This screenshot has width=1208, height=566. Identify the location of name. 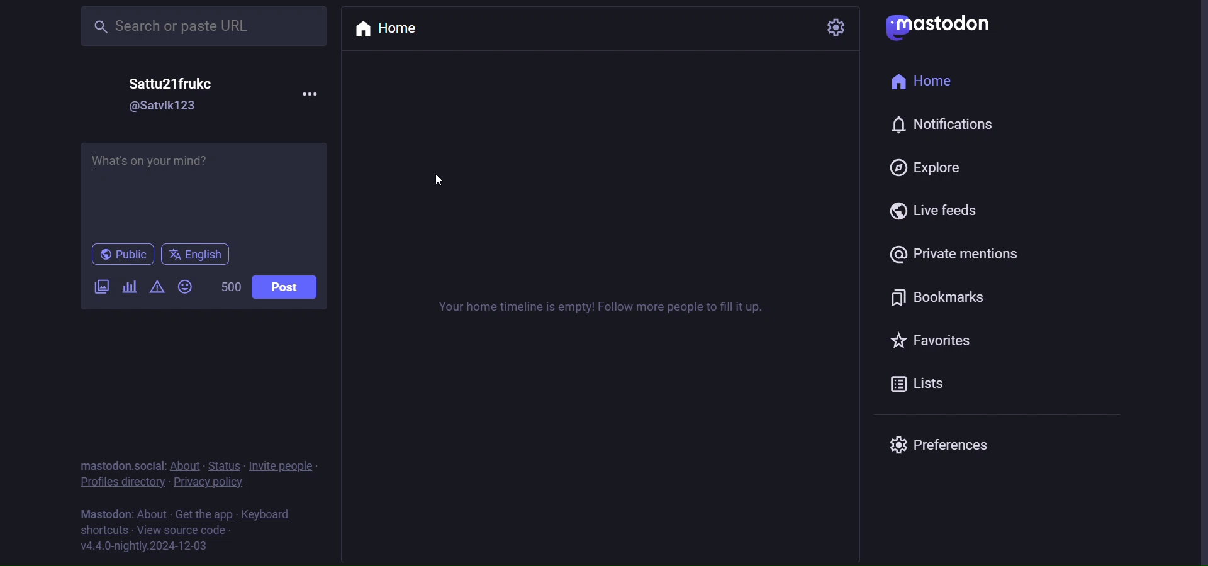
(170, 84).